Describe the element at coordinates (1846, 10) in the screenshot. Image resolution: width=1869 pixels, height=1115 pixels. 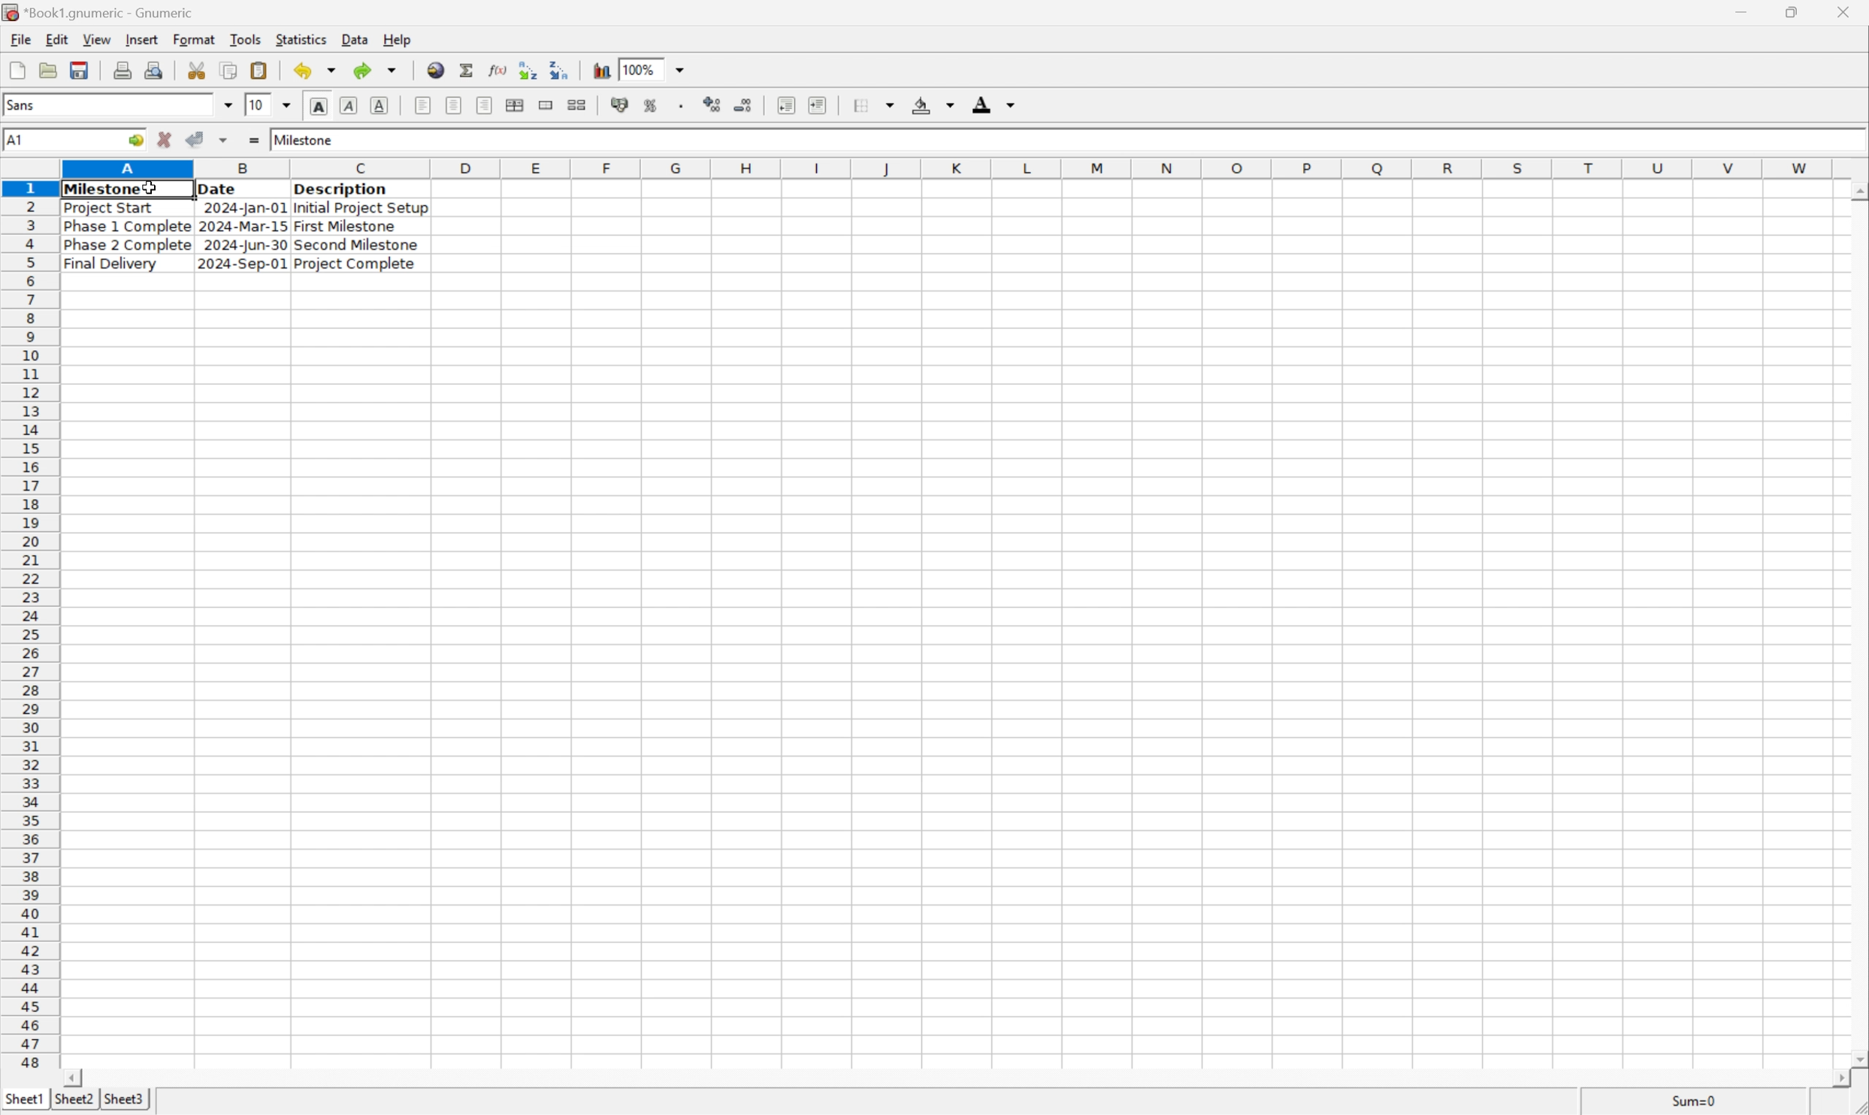
I see `close` at that location.